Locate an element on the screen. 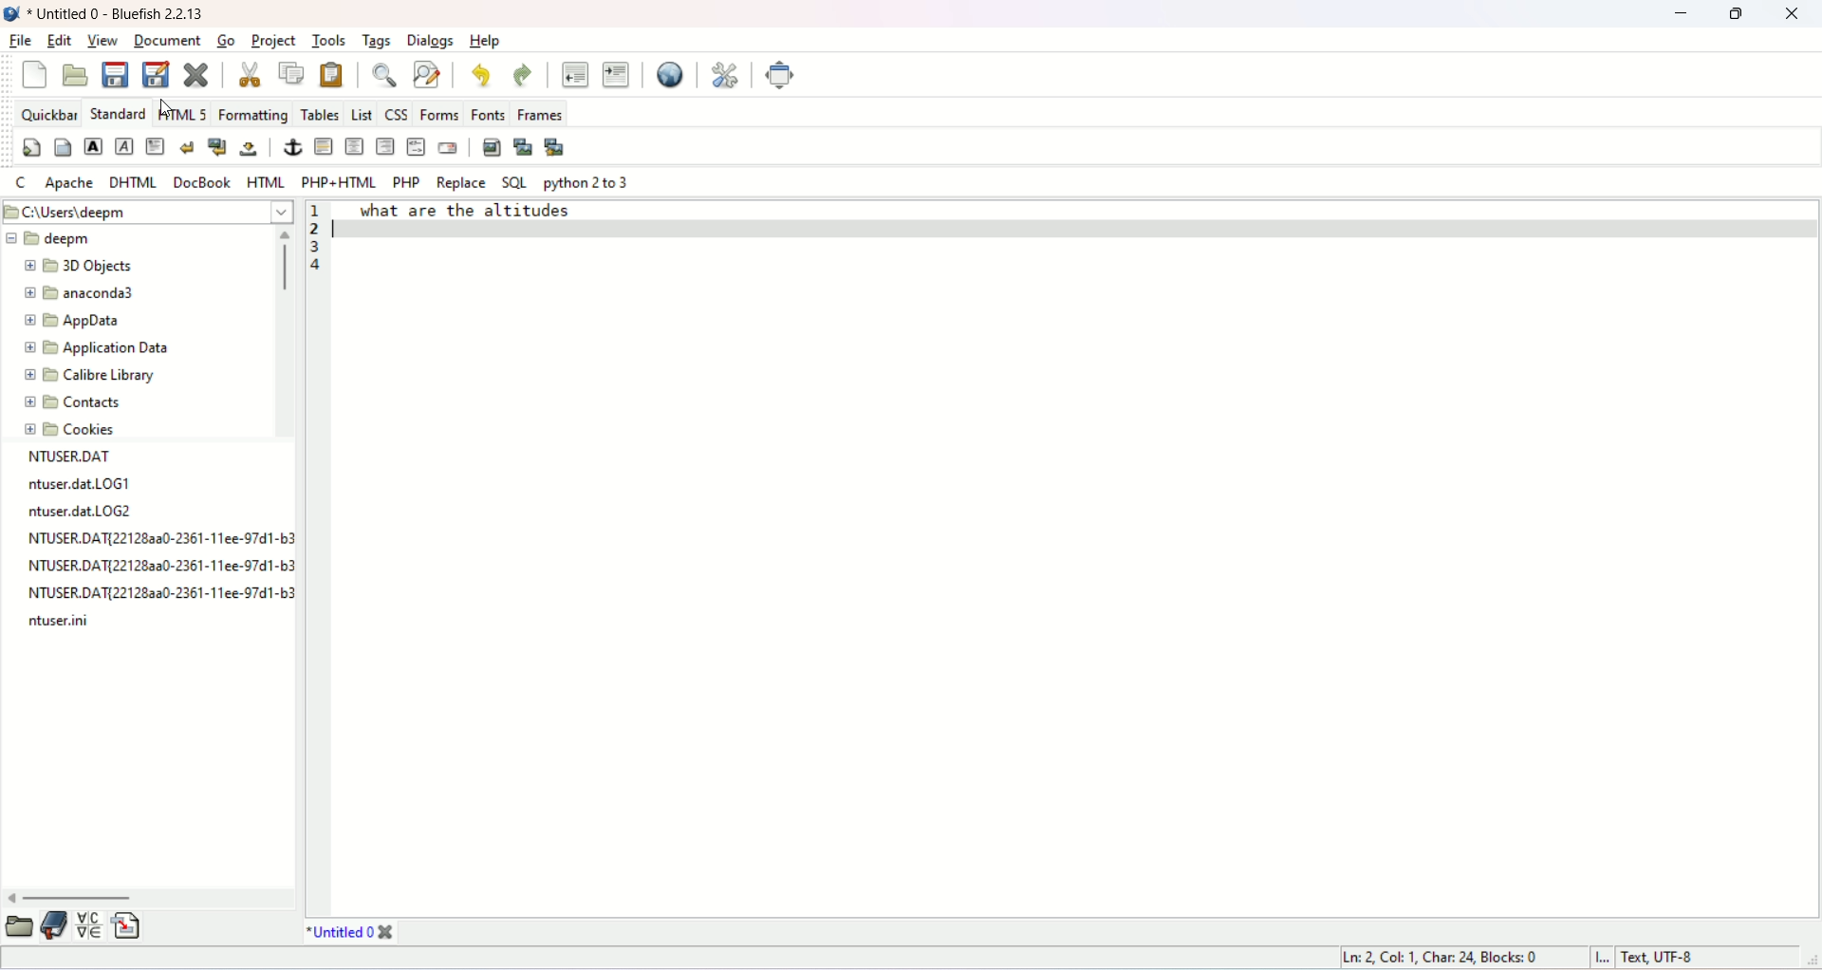 This screenshot has height=970, width=1822. non-breaking space is located at coordinates (247, 149).